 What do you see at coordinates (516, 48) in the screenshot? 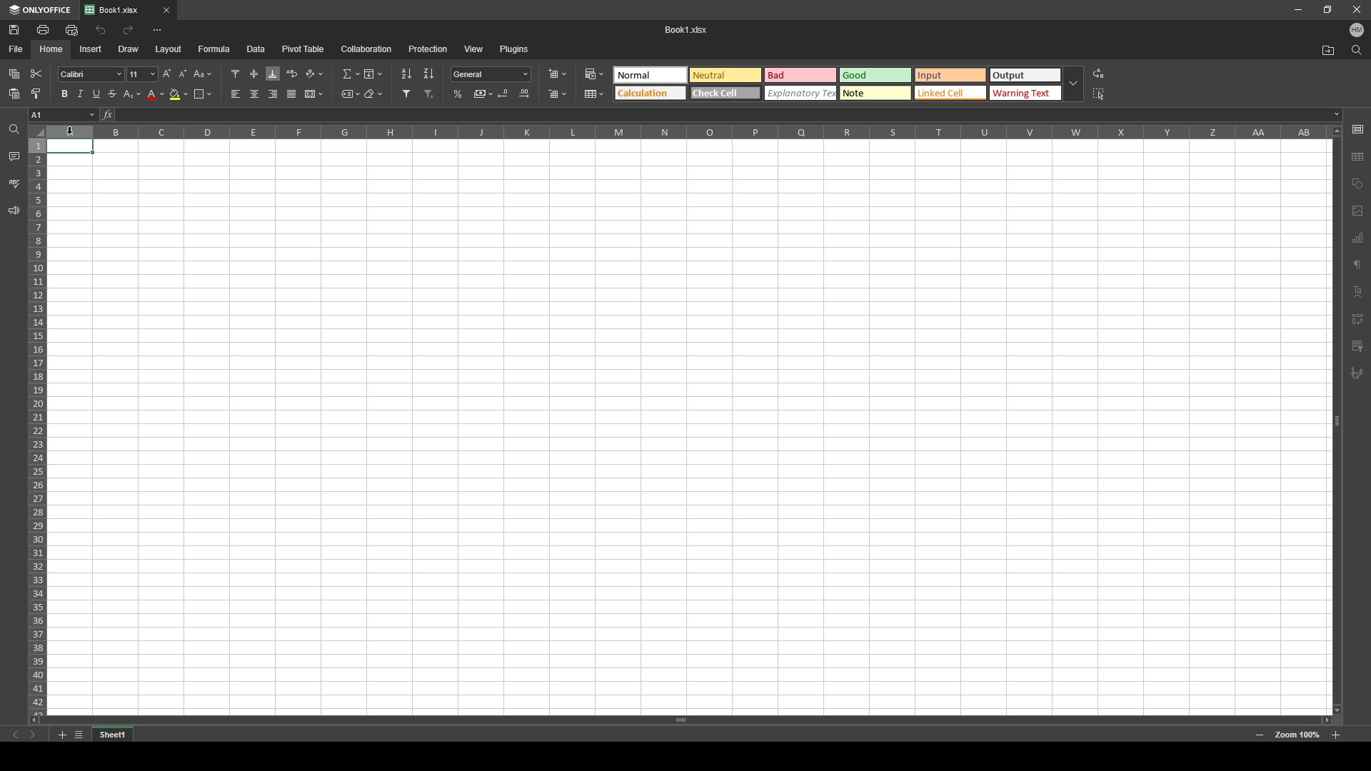
I see `plugins` at bounding box center [516, 48].